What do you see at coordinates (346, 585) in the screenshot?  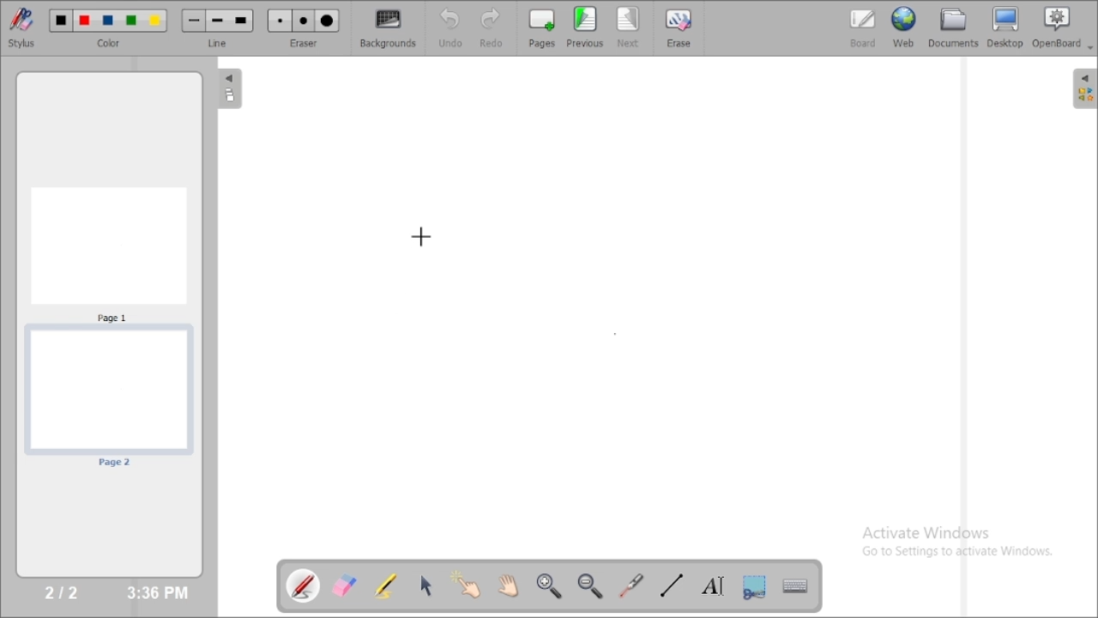 I see `erase annotation` at bounding box center [346, 585].